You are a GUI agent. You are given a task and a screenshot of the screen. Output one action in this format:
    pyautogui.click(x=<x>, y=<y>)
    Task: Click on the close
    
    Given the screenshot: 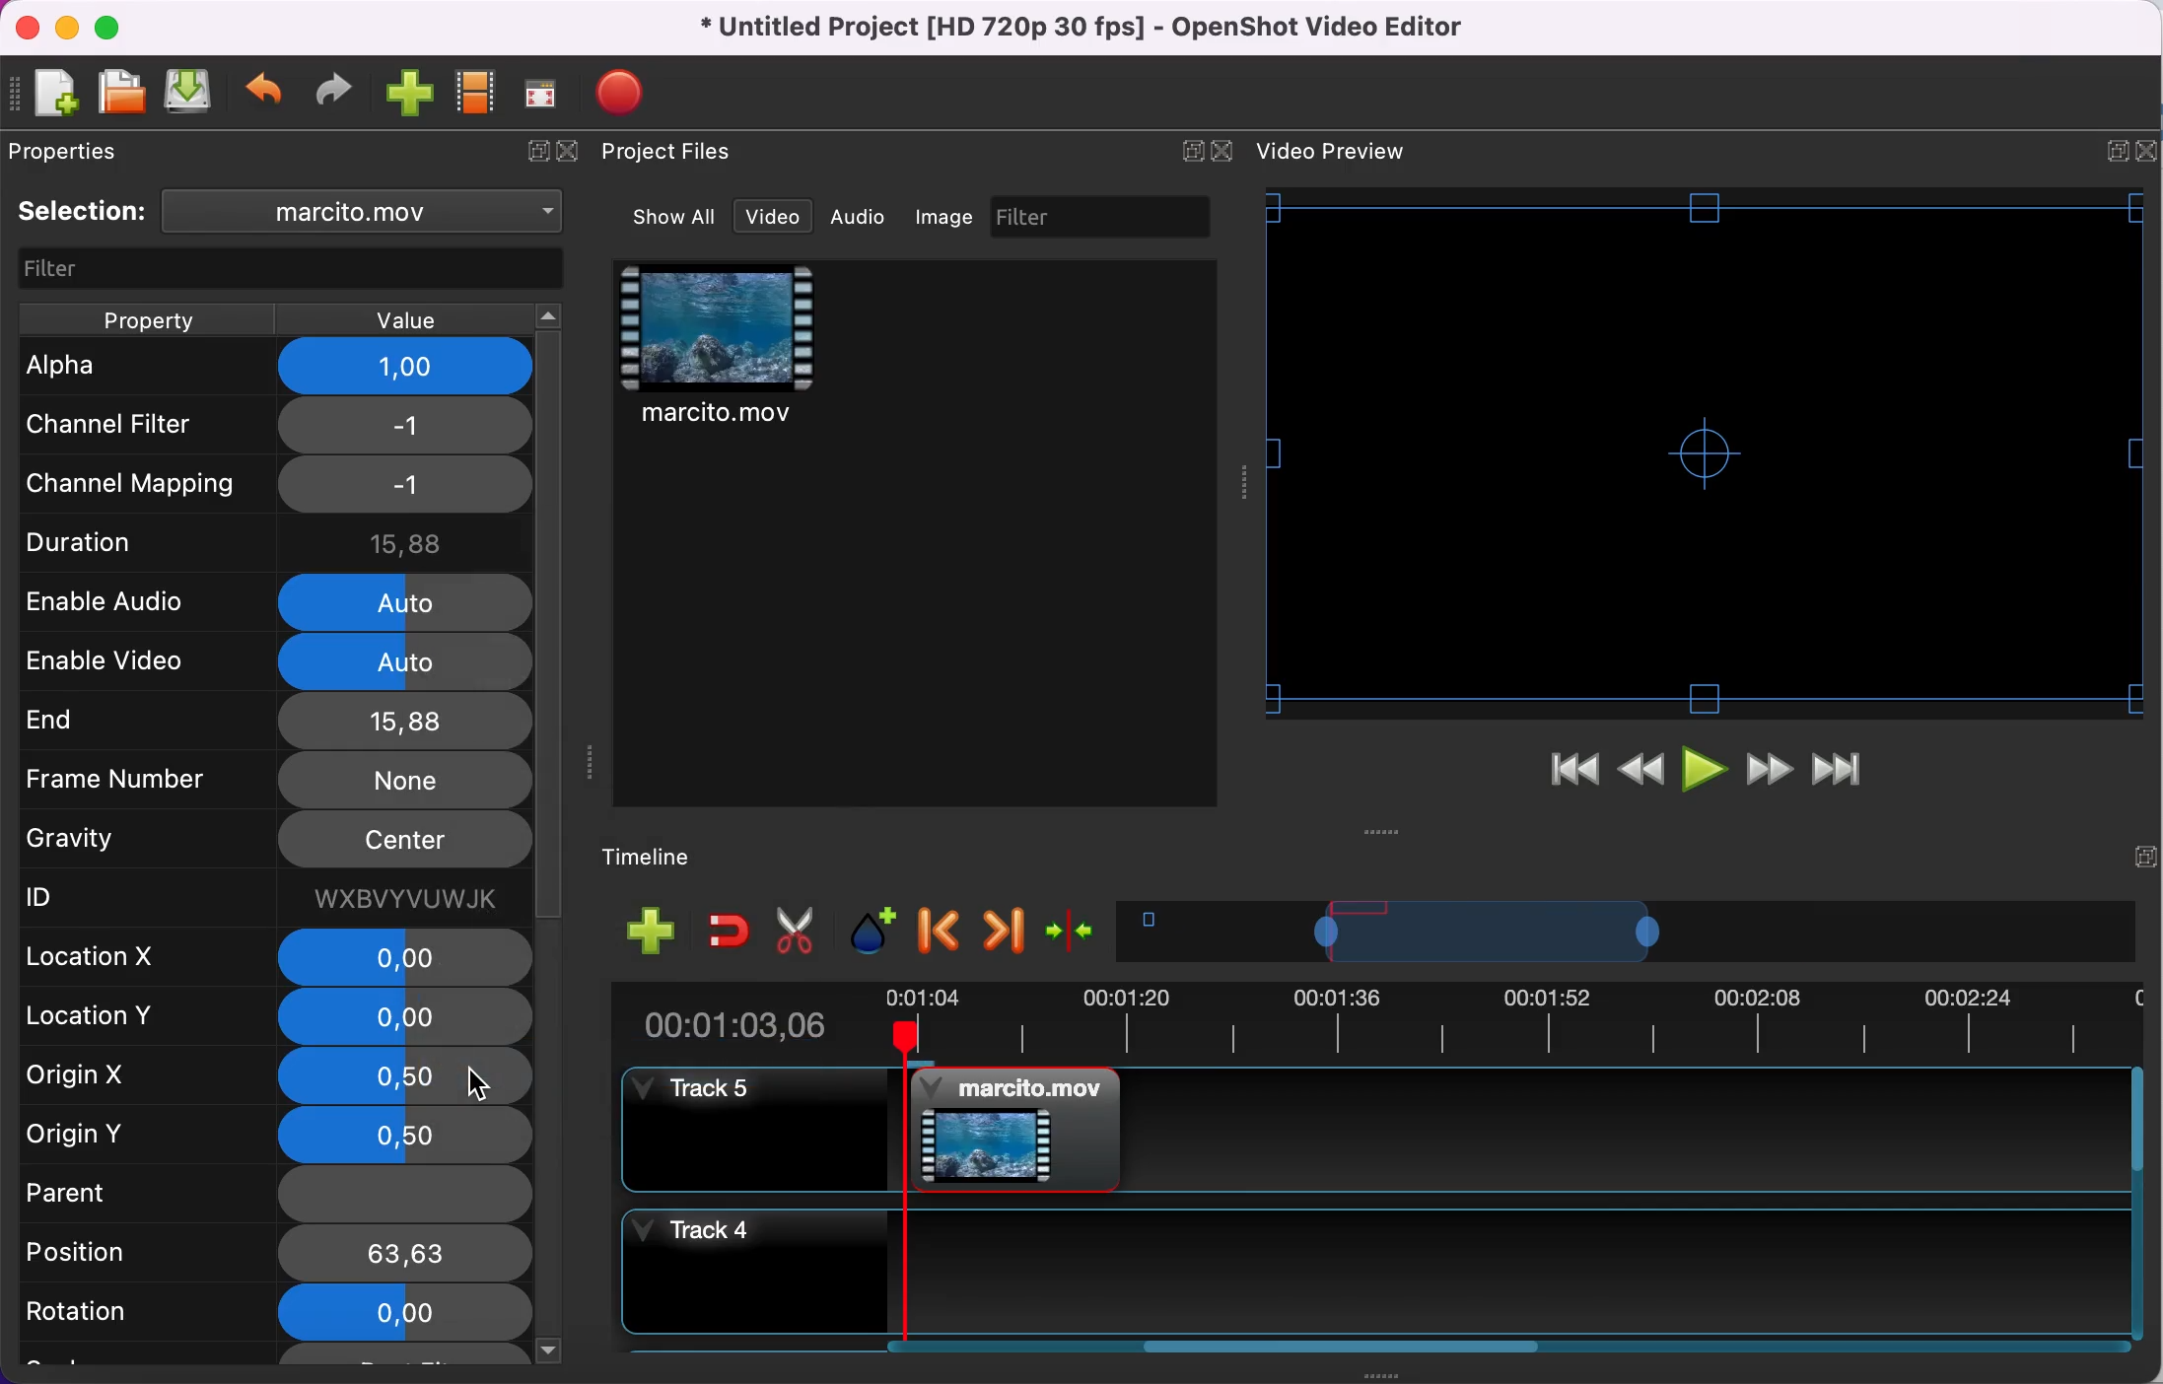 What is the action you would take?
    pyautogui.click(x=27, y=29)
    